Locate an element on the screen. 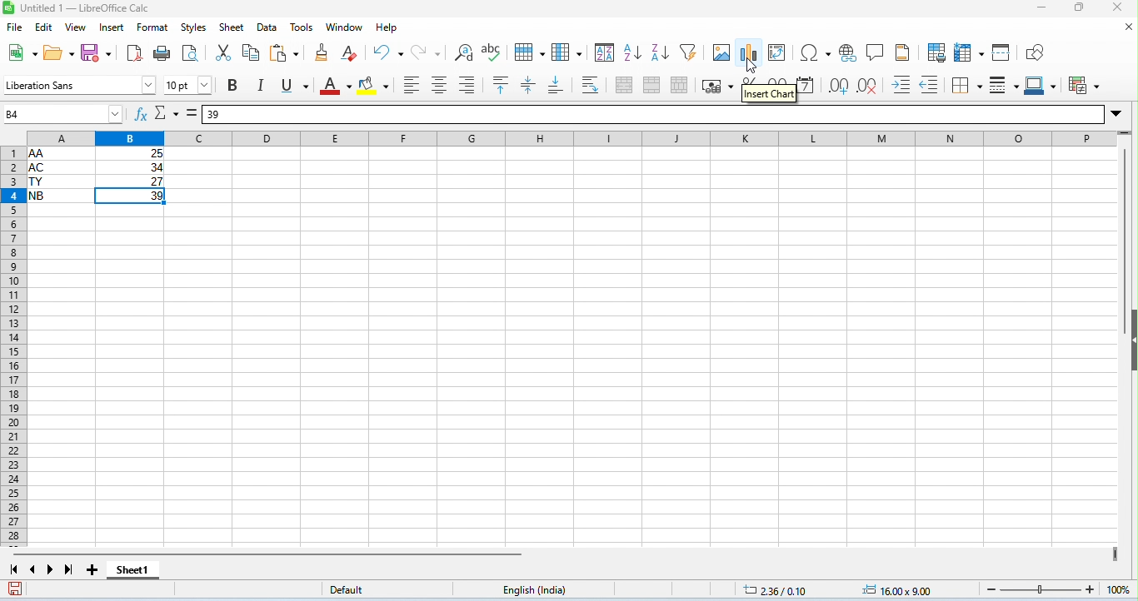  filter is located at coordinates (690, 53).